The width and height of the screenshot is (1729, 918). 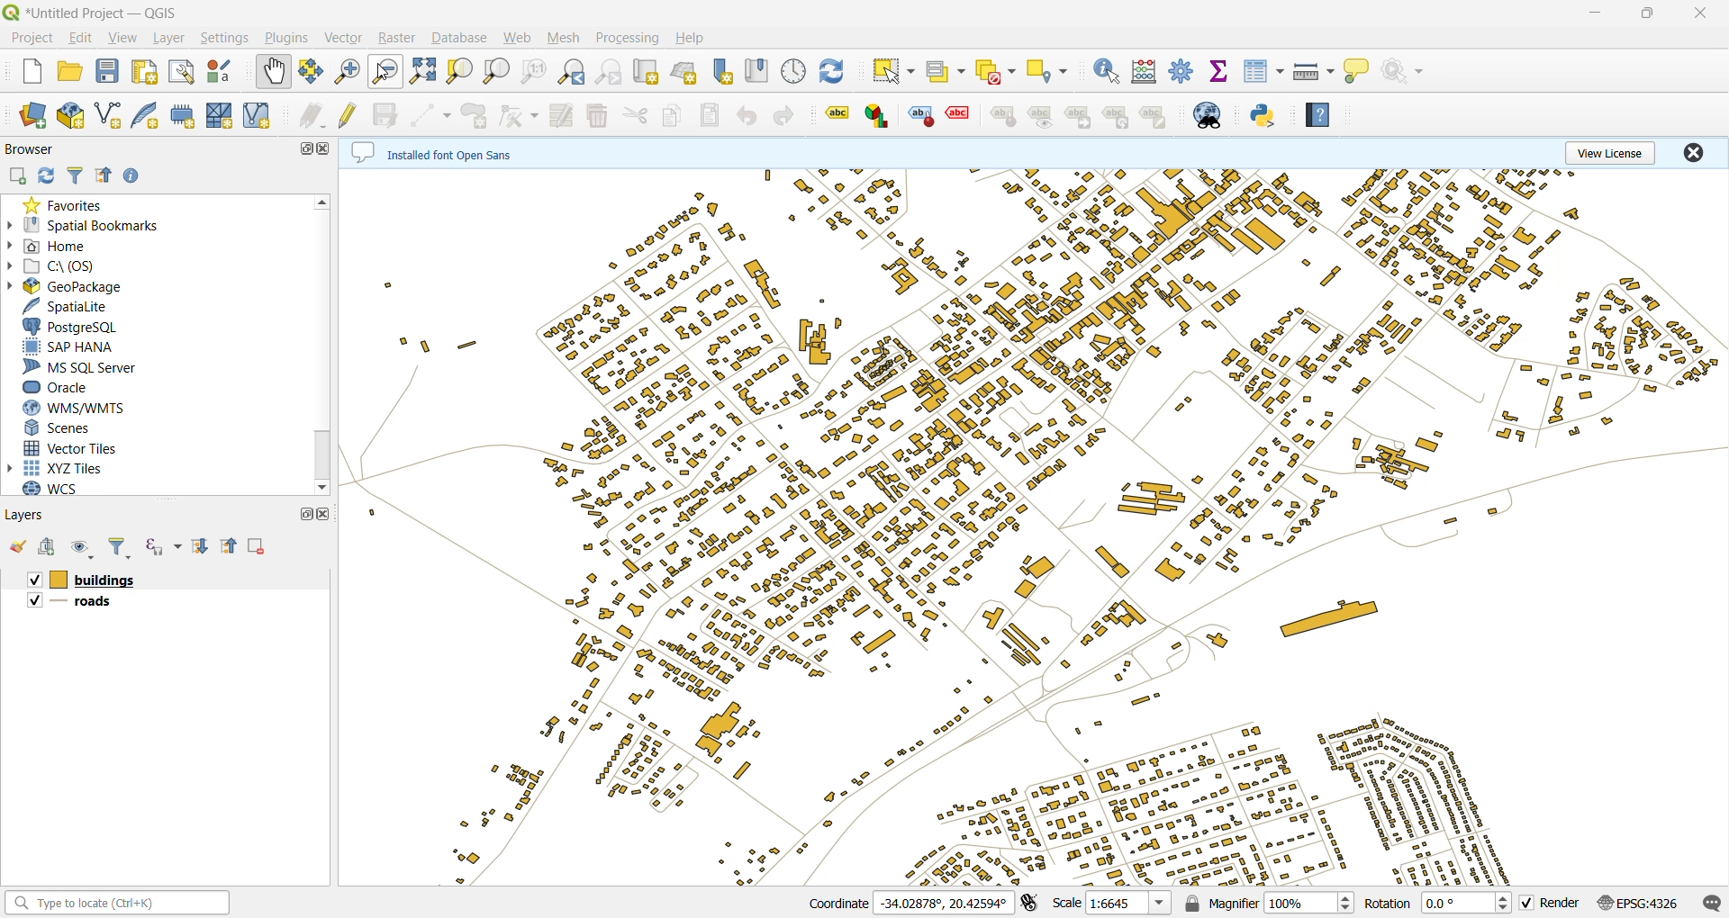 What do you see at coordinates (647, 73) in the screenshot?
I see `new map view` at bounding box center [647, 73].